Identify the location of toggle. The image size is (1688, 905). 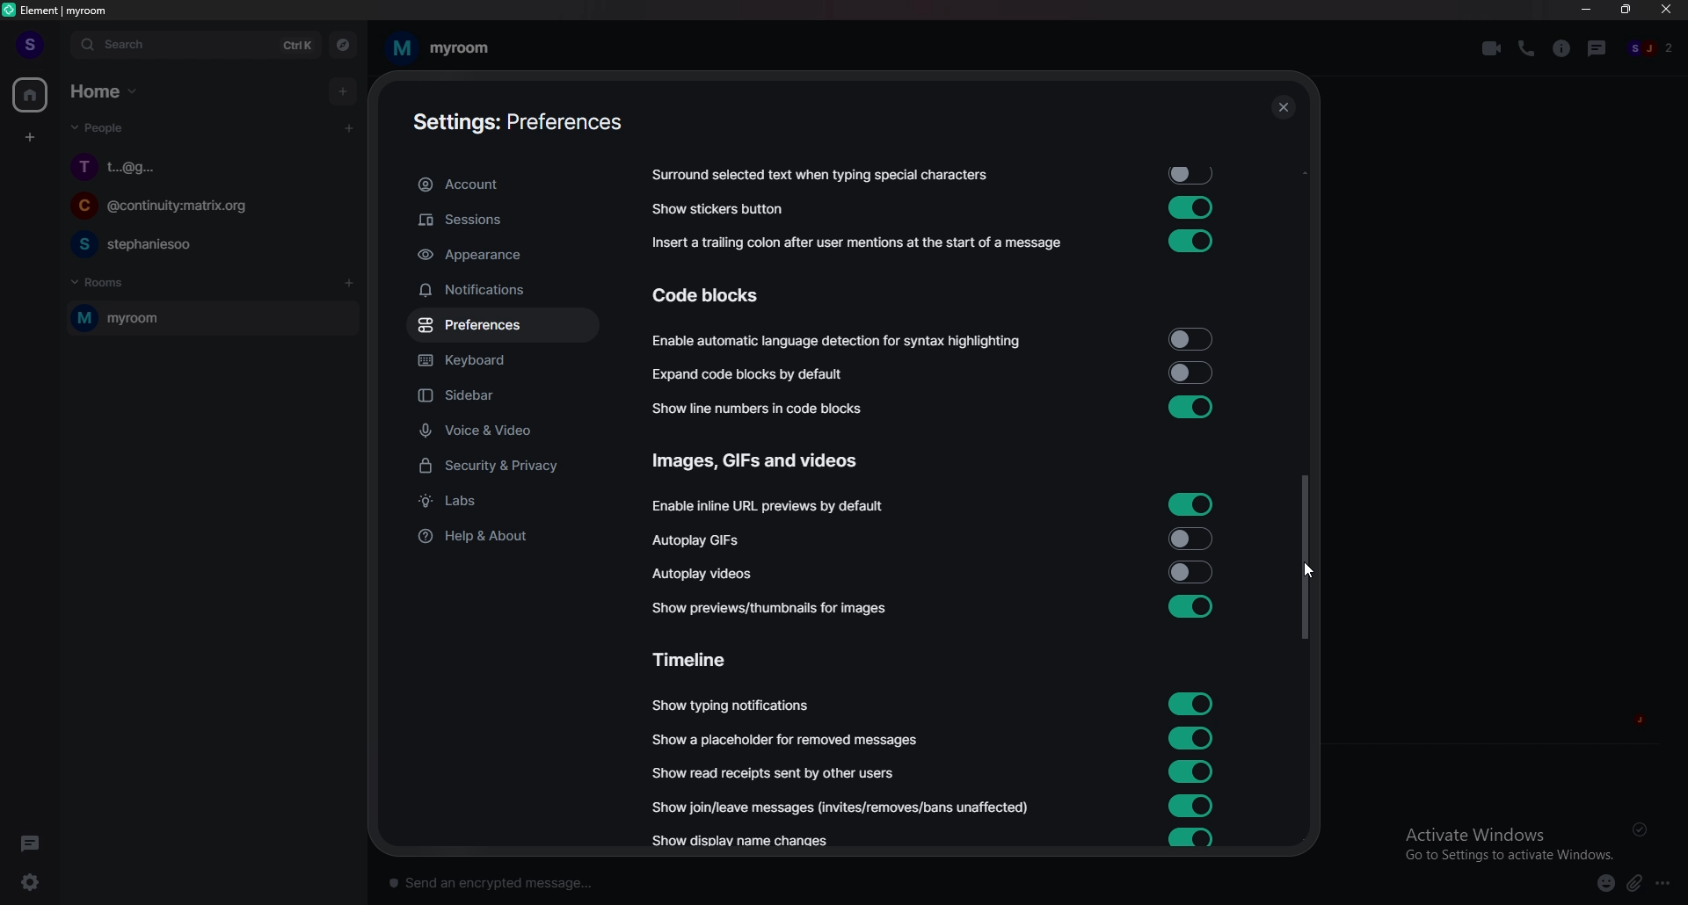
(1187, 242).